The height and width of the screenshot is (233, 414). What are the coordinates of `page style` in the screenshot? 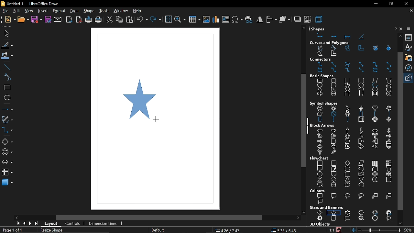 It's located at (158, 230).